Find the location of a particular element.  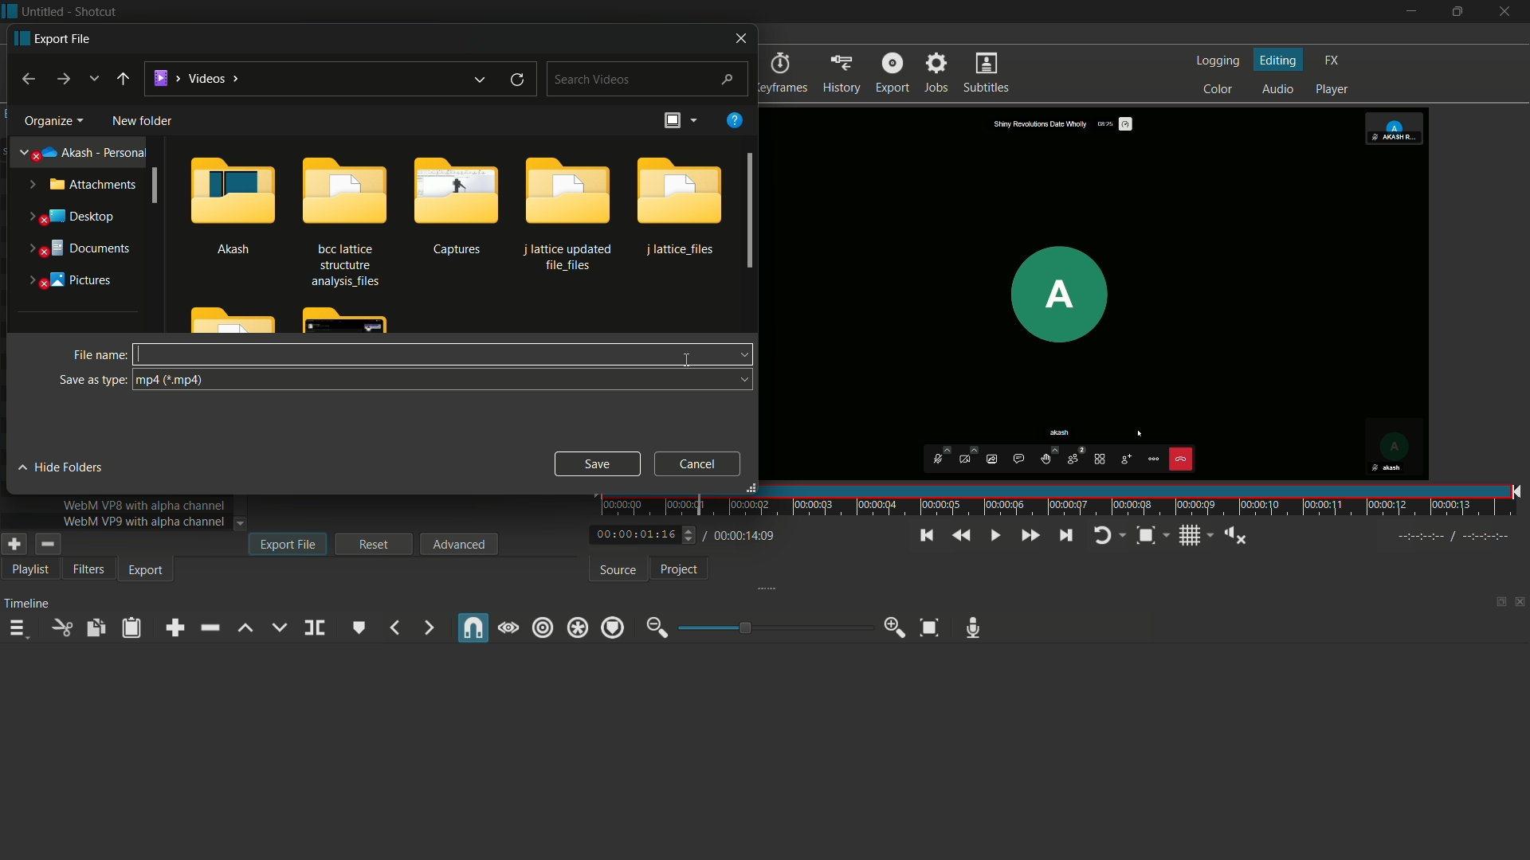

editing is located at coordinates (1278, 61).